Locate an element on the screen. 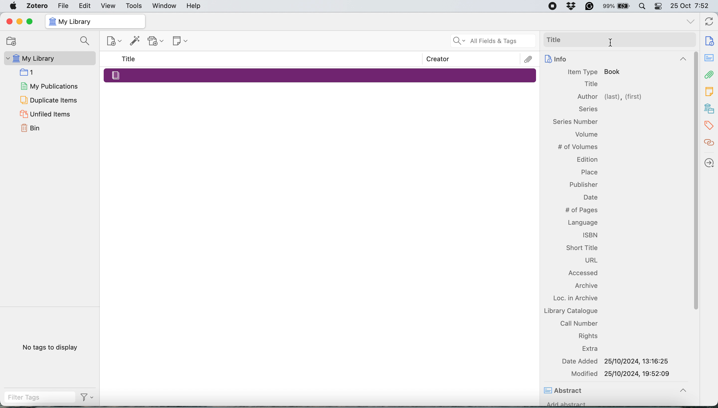  Notes is located at coordinates (710, 90).